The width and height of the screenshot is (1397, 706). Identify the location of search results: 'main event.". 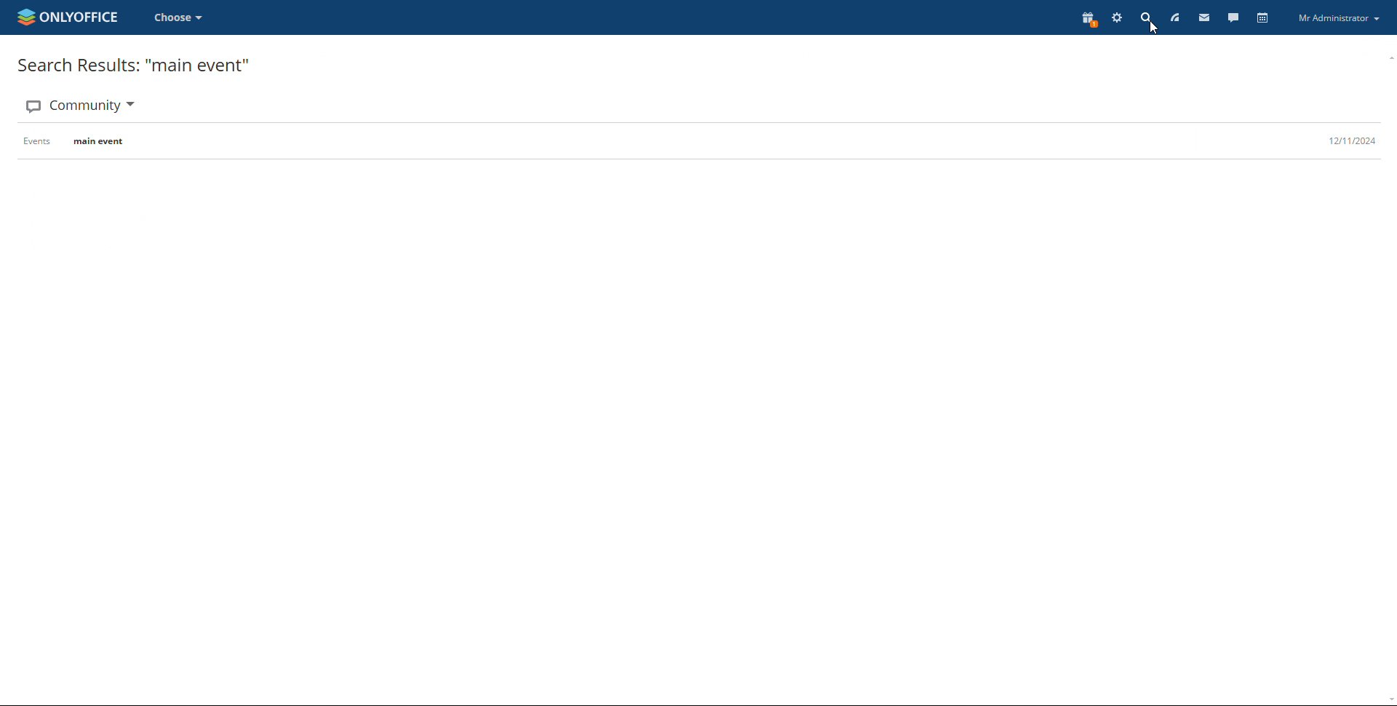
(132, 65).